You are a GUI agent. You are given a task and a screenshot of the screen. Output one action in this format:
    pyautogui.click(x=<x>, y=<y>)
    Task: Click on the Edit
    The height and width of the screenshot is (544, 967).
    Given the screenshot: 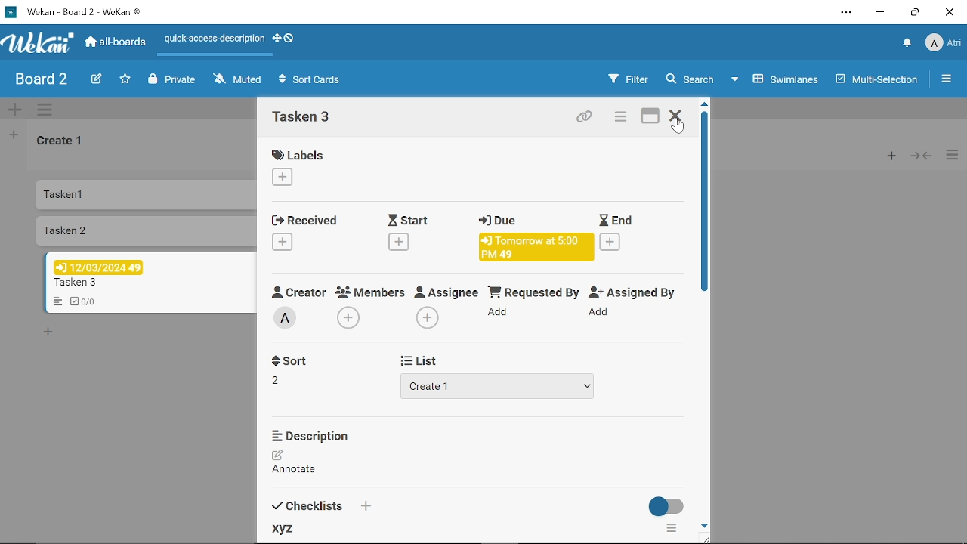 What is the action you would take?
    pyautogui.click(x=96, y=78)
    